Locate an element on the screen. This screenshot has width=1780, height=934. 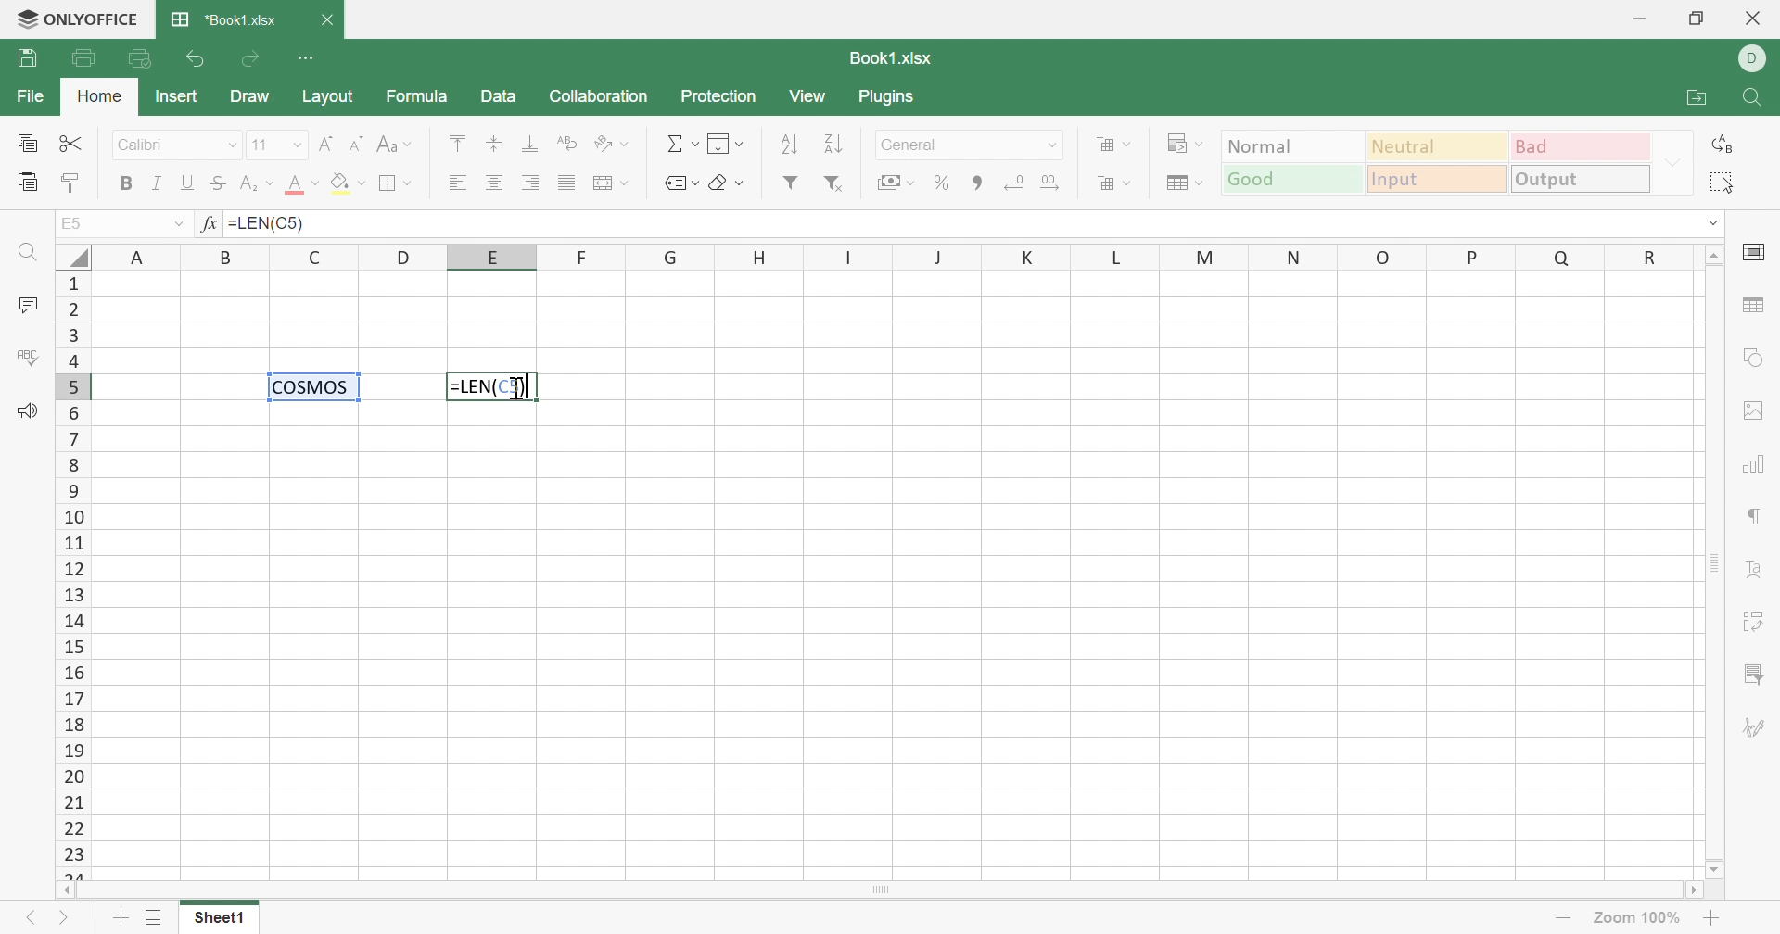
Previous is located at coordinates (29, 918).